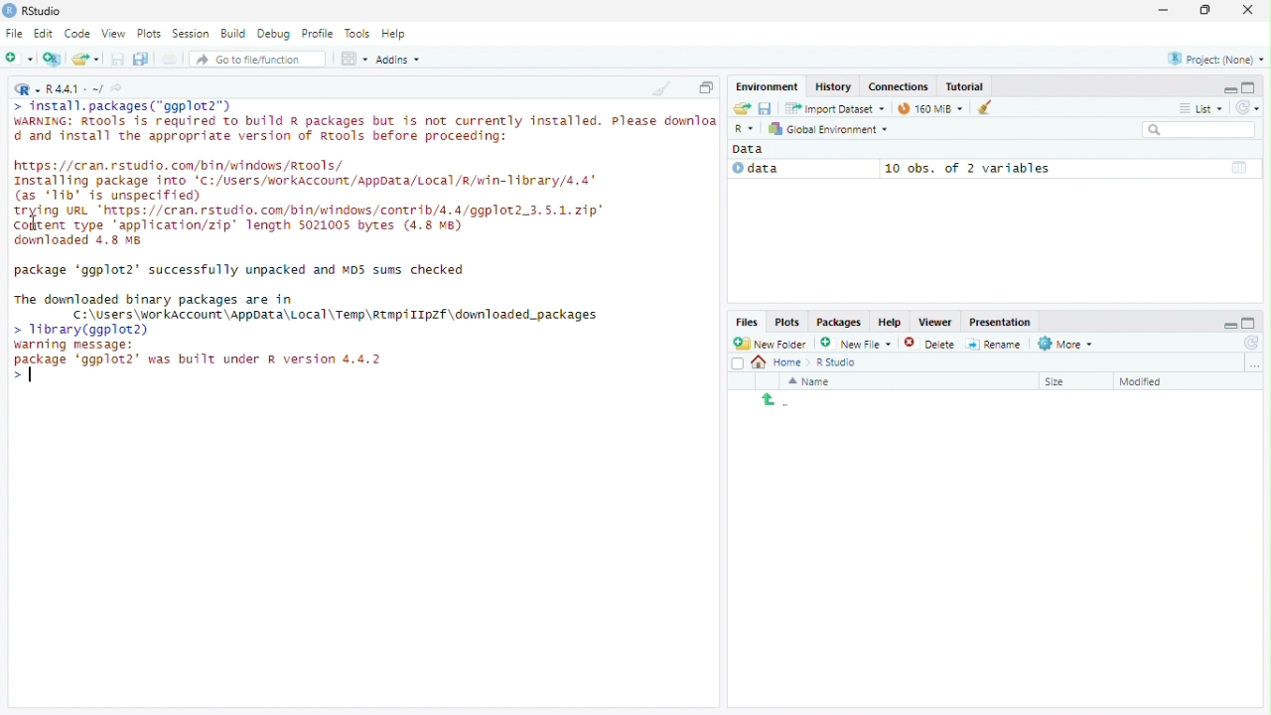 The image size is (1271, 715). I want to click on Current memory usage - 97MiB, so click(925, 108).